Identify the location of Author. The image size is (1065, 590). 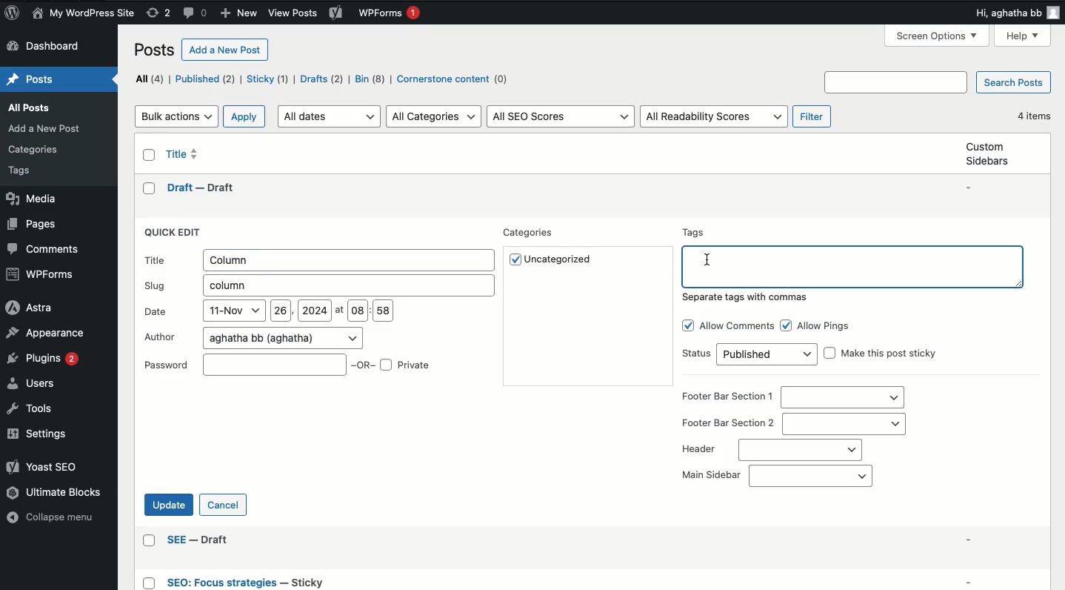
(253, 338).